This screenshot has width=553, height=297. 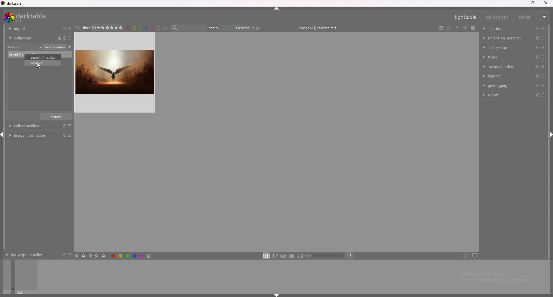 I want to click on reset, so click(x=537, y=76).